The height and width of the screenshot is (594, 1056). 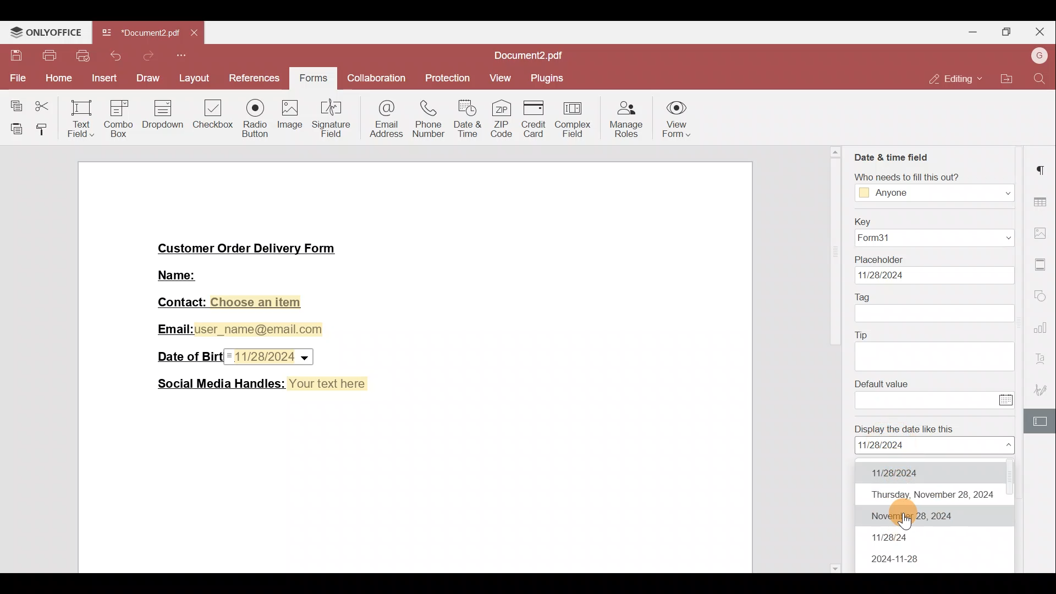 What do you see at coordinates (552, 78) in the screenshot?
I see `Plugins` at bounding box center [552, 78].